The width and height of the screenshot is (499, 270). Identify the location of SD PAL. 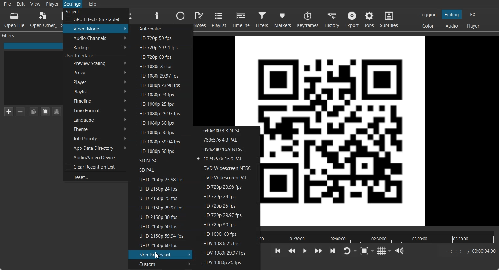
(157, 170).